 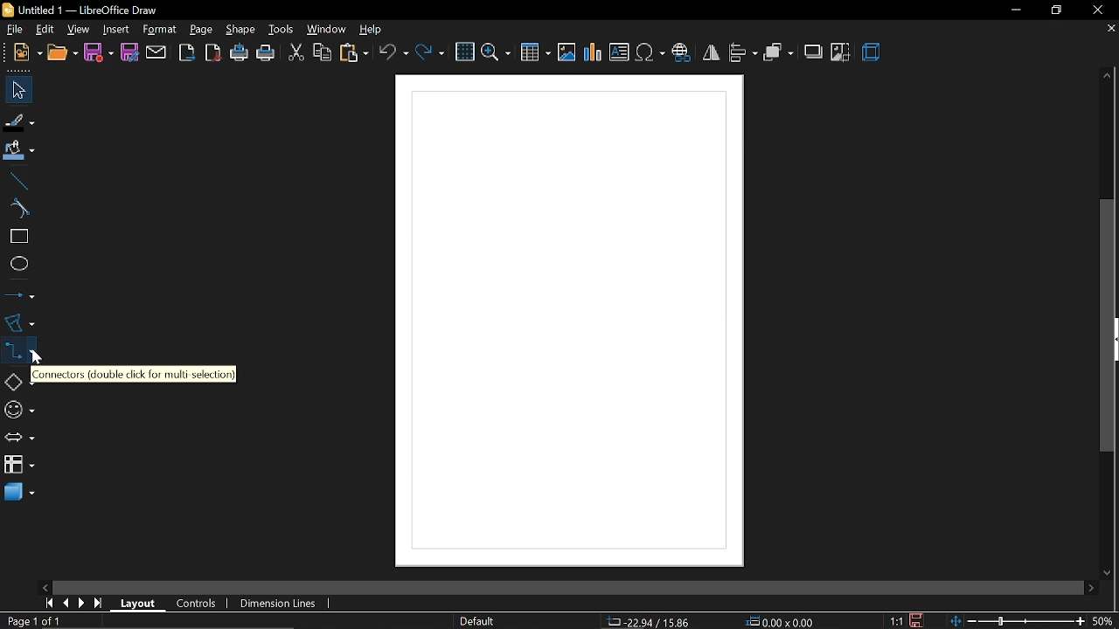 What do you see at coordinates (743, 54) in the screenshot?
I see `align` at bounding box center [743, 54].